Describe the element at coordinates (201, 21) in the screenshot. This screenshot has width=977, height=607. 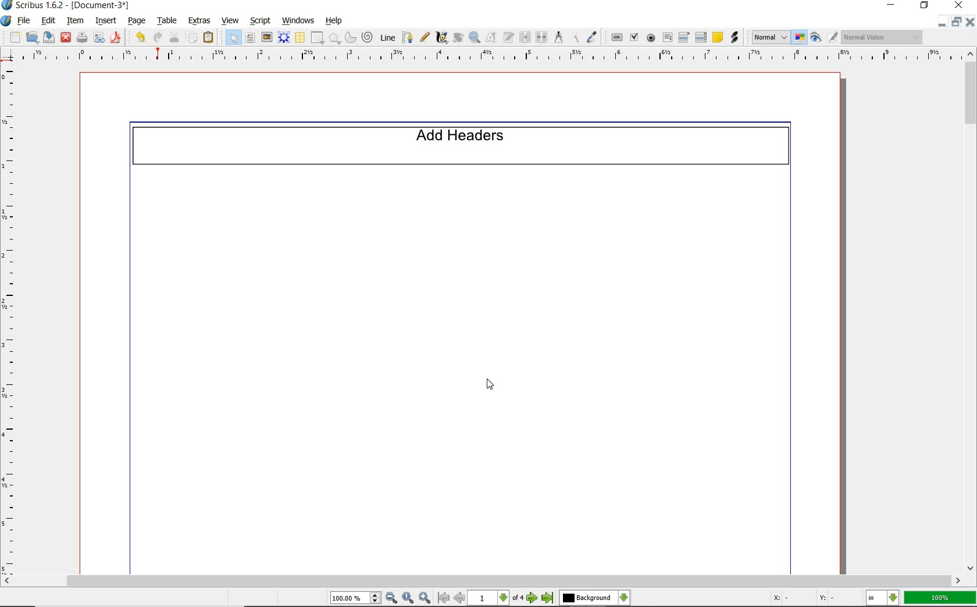
I see `extras` at that location.